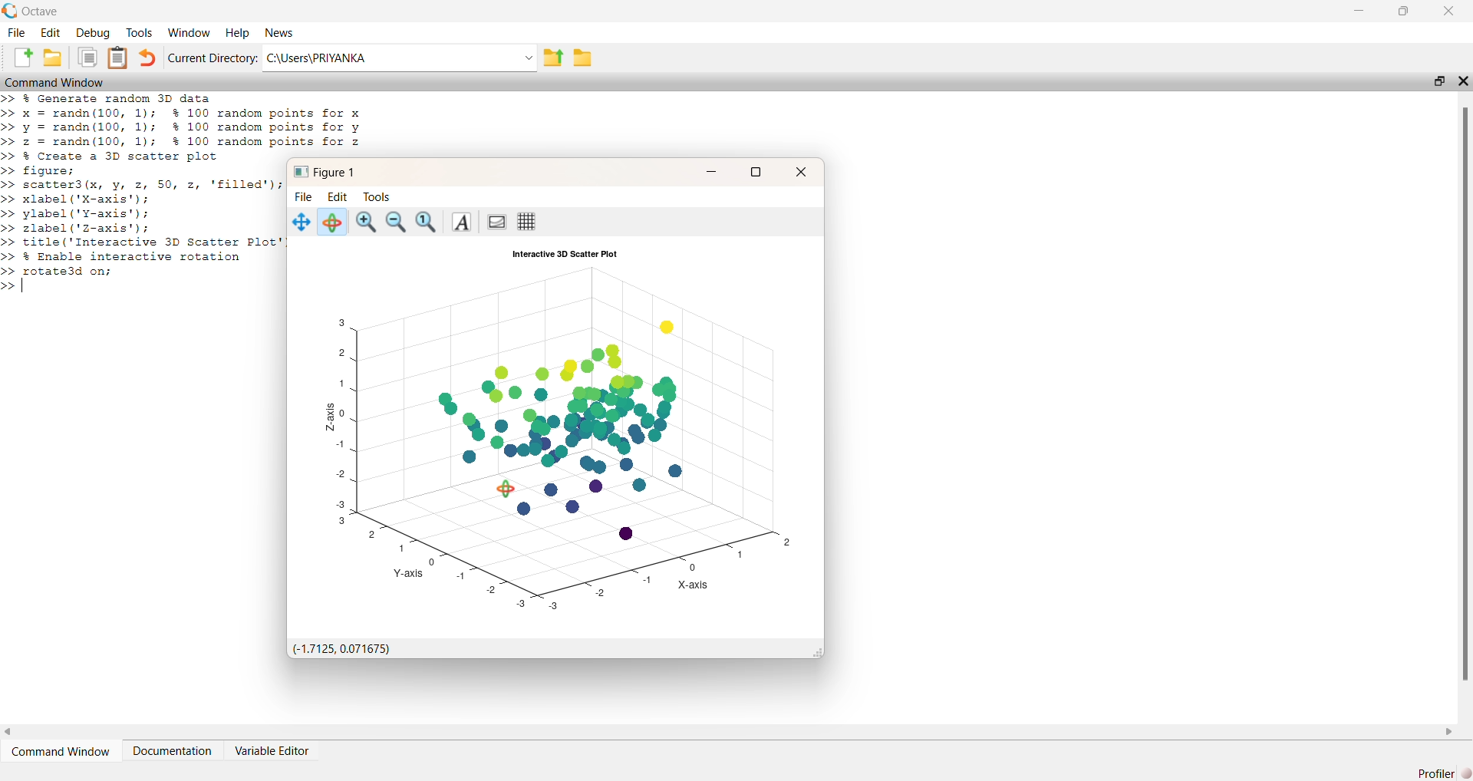 Image resolution: width=1473 pixels, height=781 pixels. I want to click on Help, so click(239, 33).